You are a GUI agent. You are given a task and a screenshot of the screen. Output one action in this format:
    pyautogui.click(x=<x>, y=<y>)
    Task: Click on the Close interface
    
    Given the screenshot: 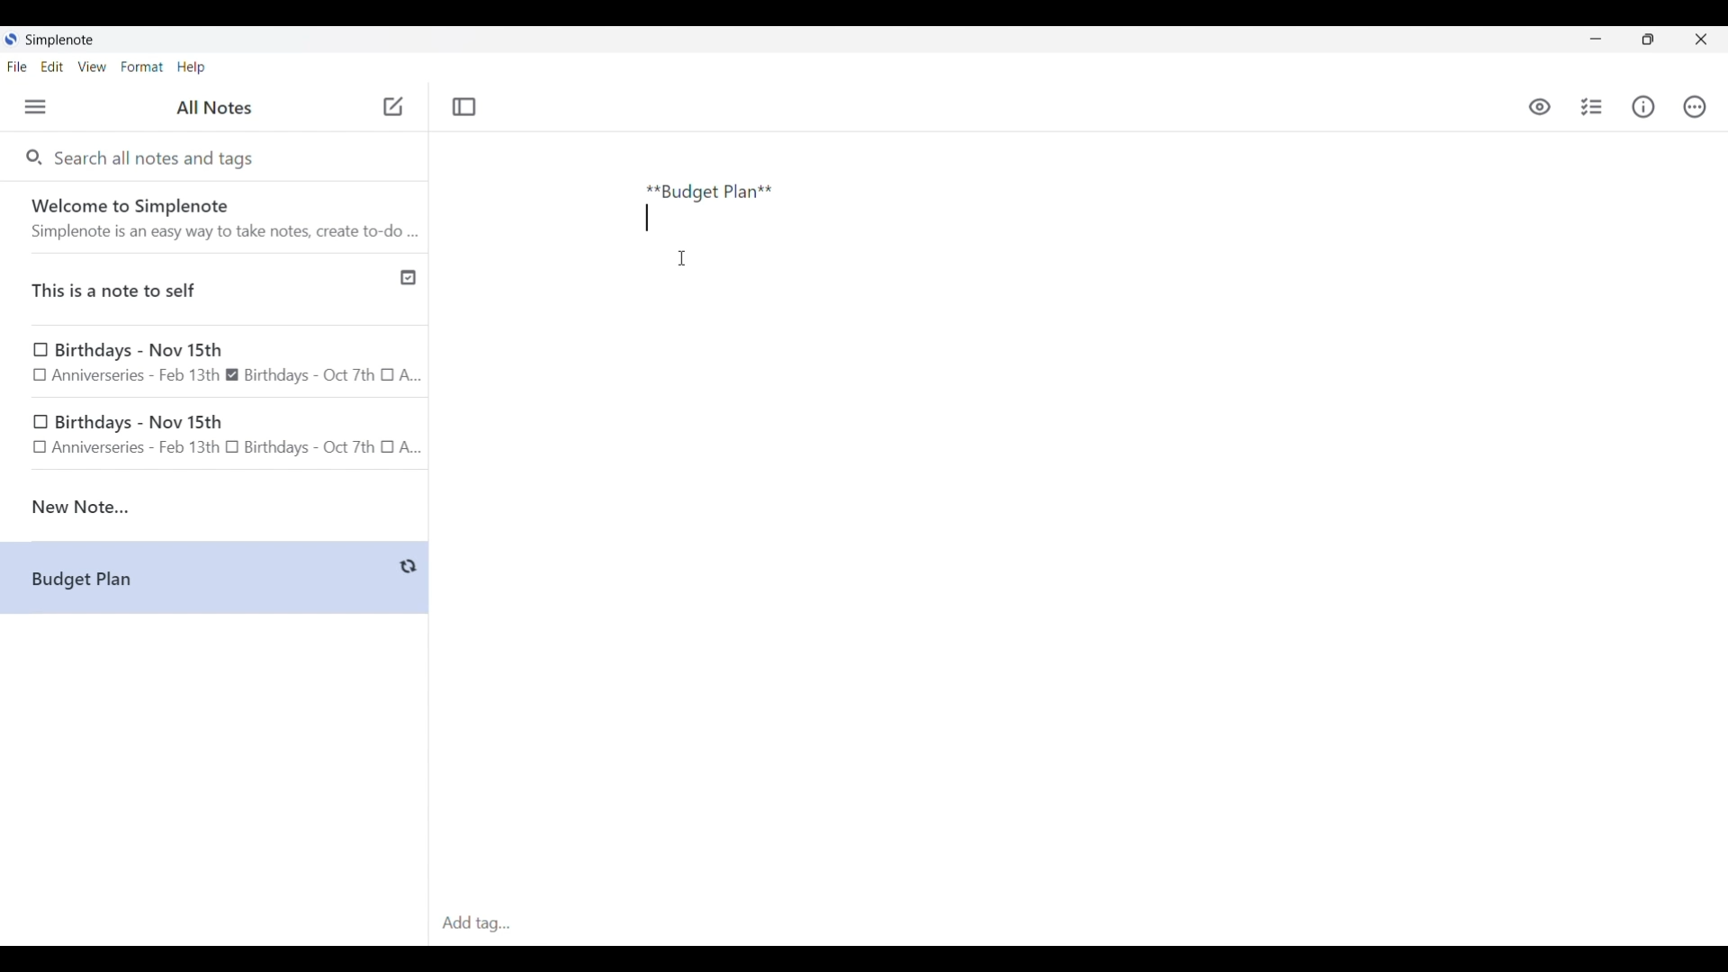 What is the action you would take?
    pyautogui.click(x=1701, y=39)
    